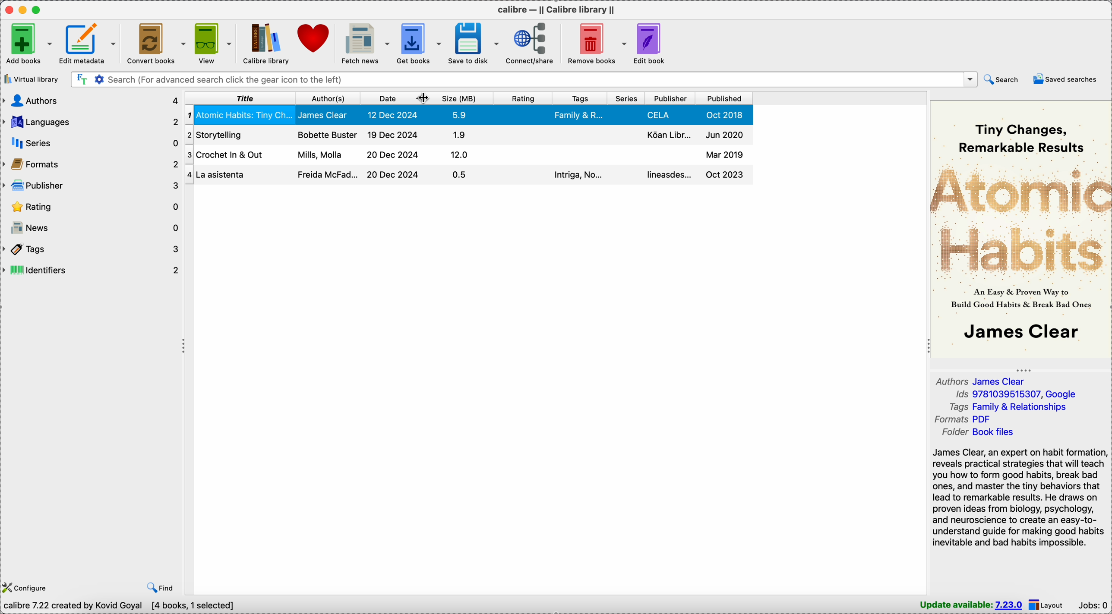 The width and height of the screenshot is (1112, 614). I want to click on Calibre 7.22 created by Kovid Goyal [4 books, 1 selected], so click(122, 606).